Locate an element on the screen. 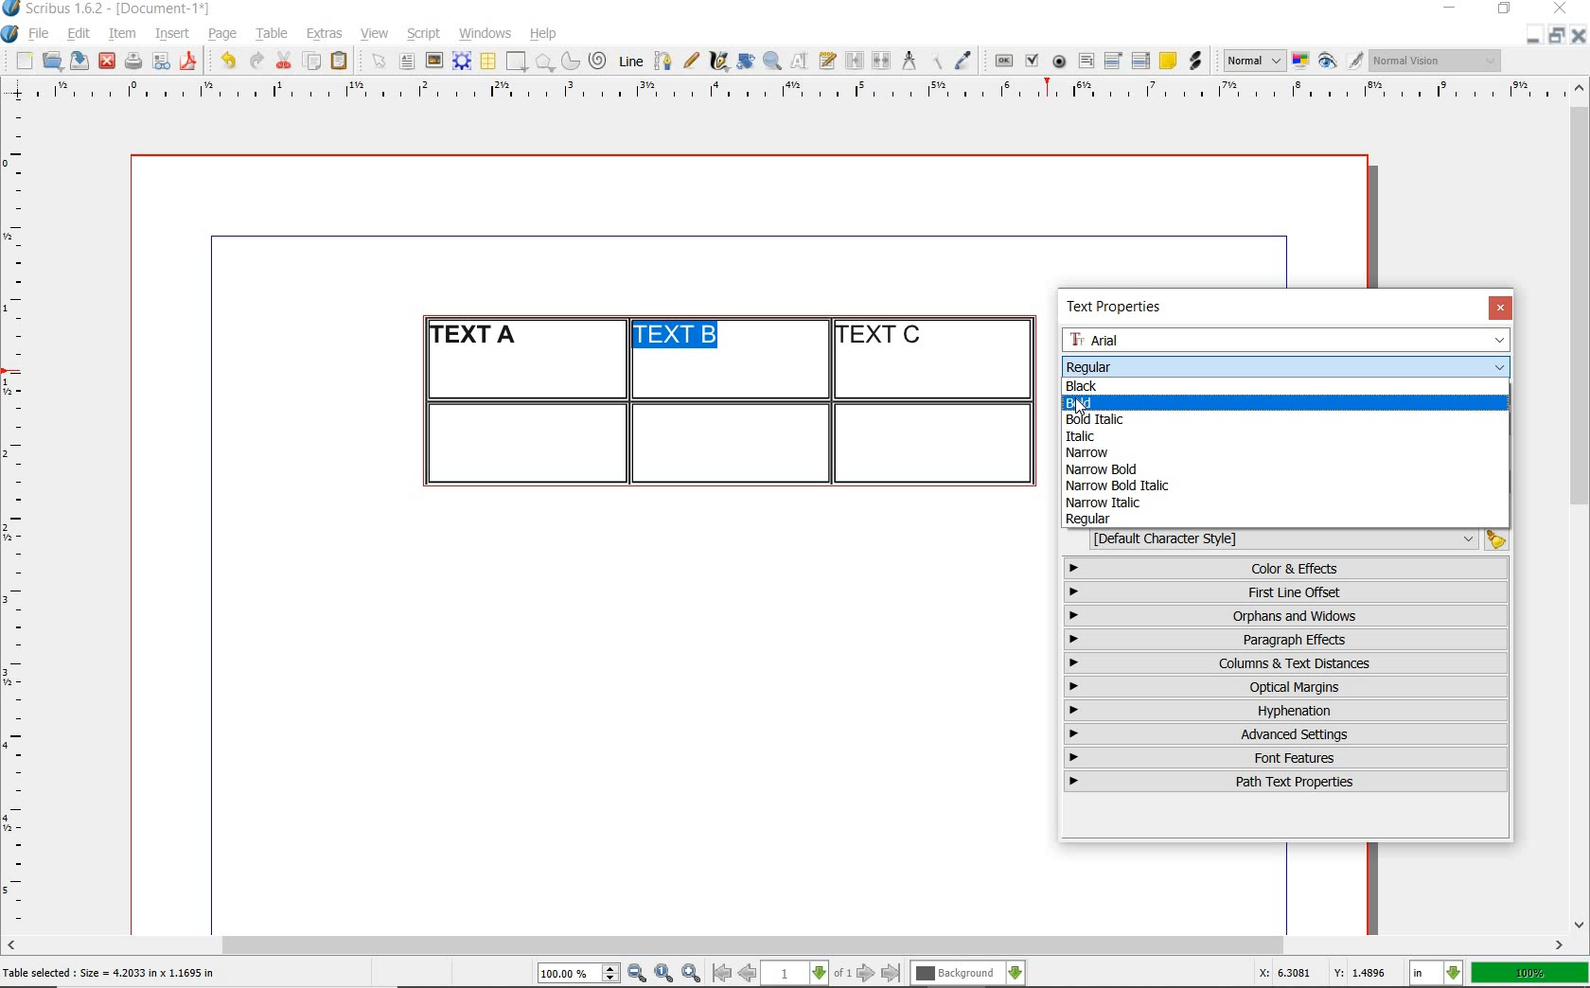 The width and height of the screenshot is (1590, 988). save is located at coordinates (77, 61).